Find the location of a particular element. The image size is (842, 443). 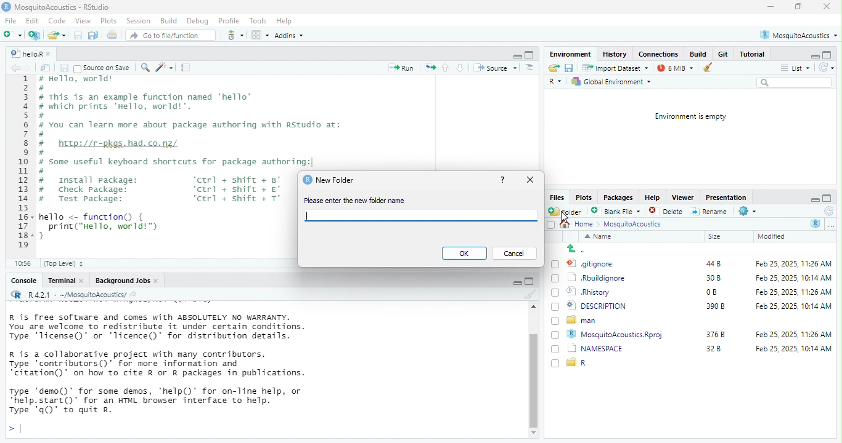

Session is located at coordinates (139, 22).